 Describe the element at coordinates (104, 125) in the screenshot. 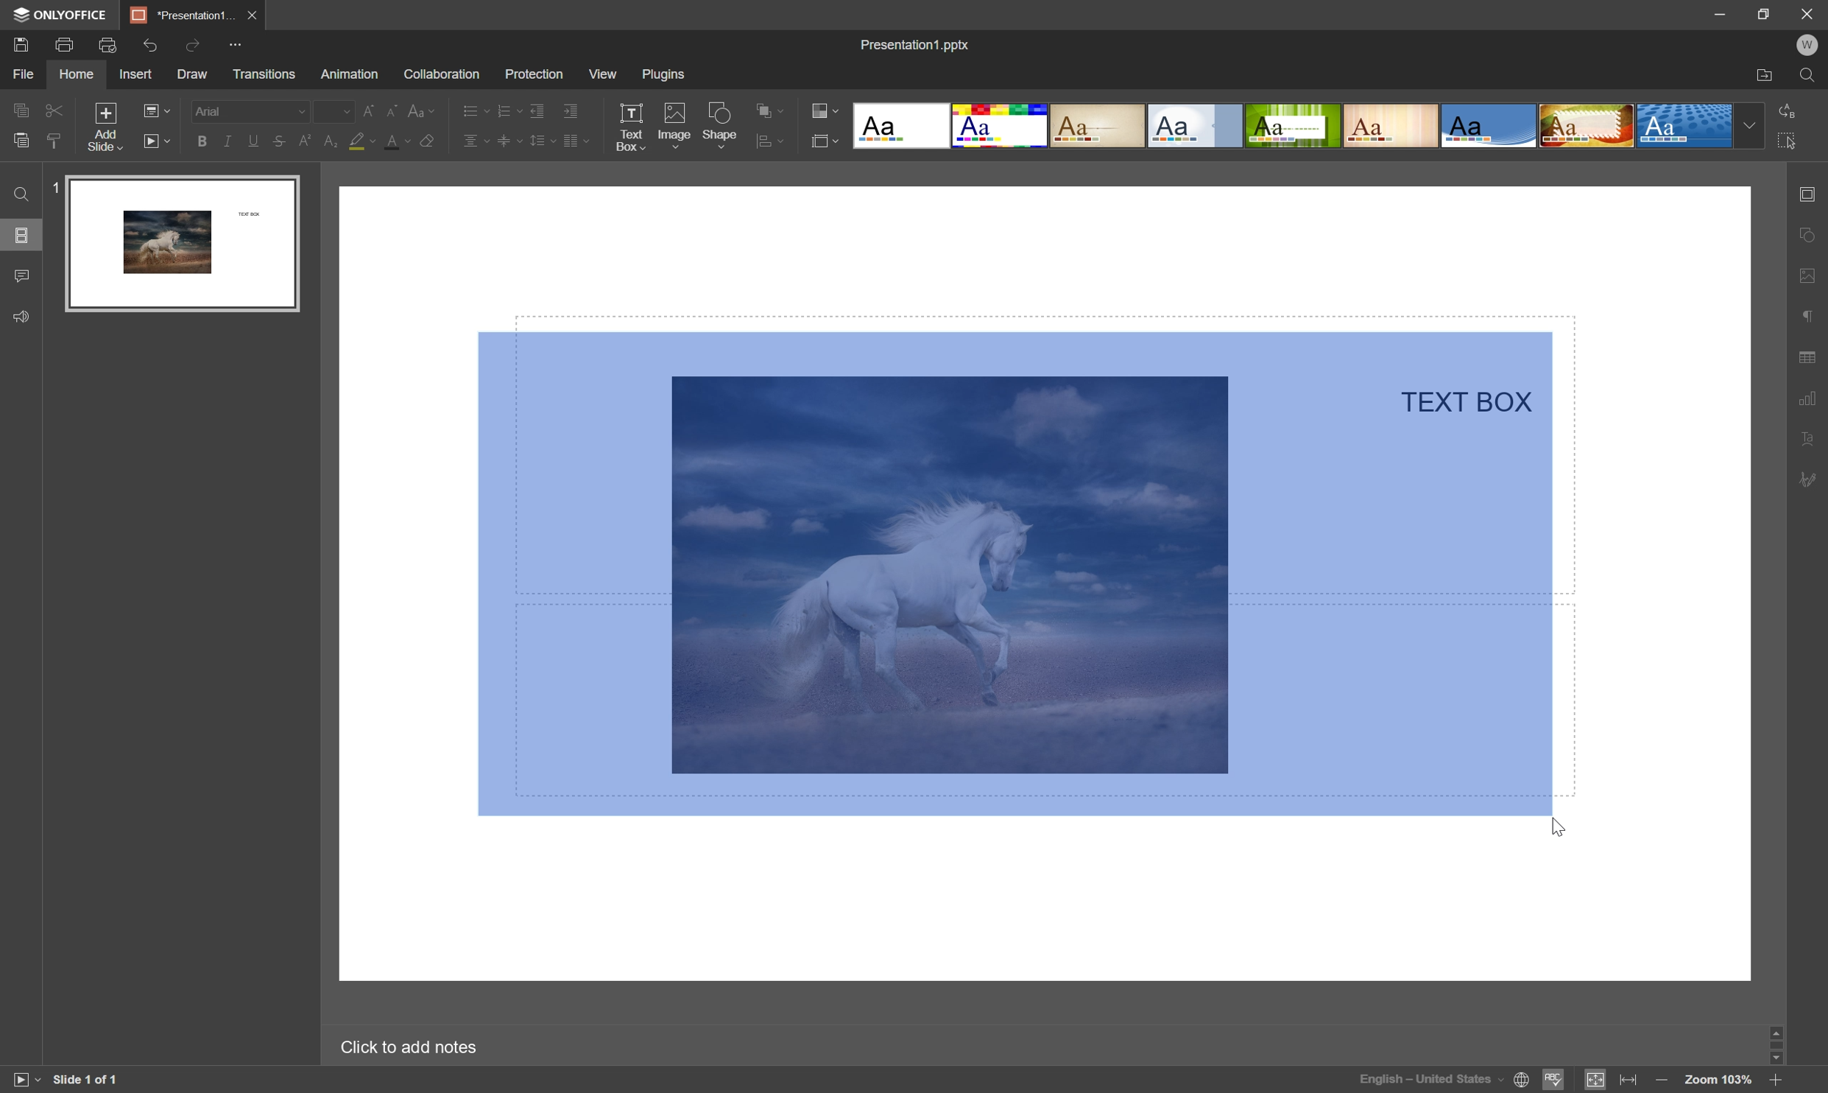

I see `add slide` at that location.